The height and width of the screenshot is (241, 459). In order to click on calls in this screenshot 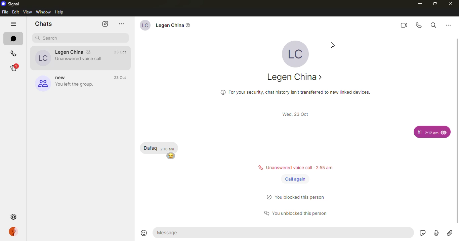, I will do `click(13, 54)`.